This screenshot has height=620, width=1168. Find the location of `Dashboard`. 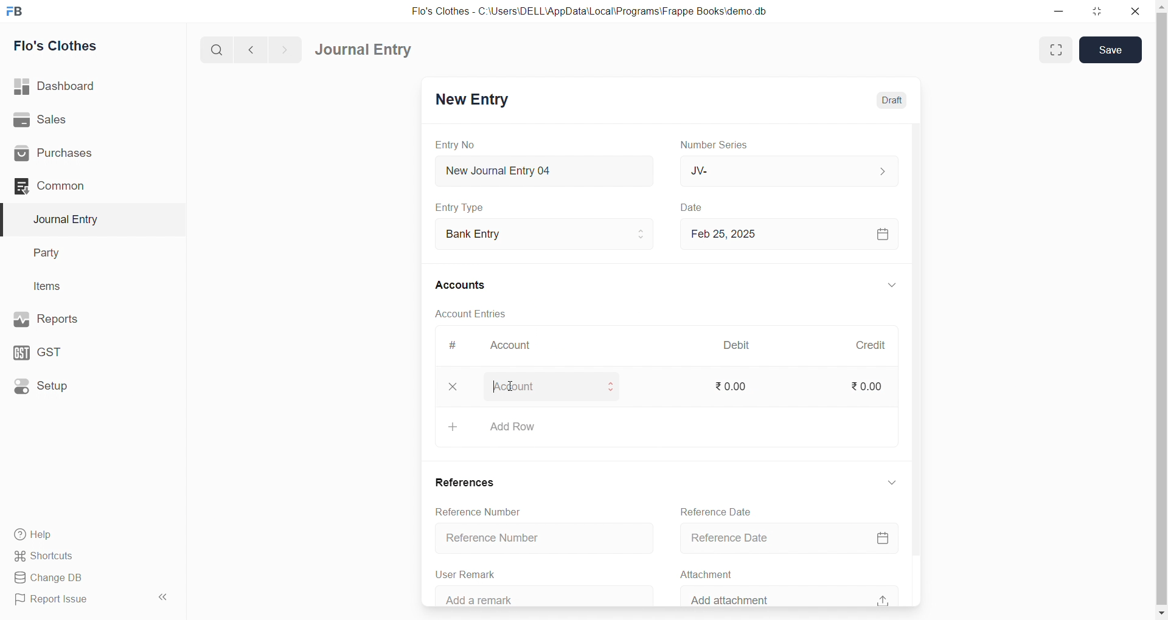

Dashboard is located at coordinates (89, 86).